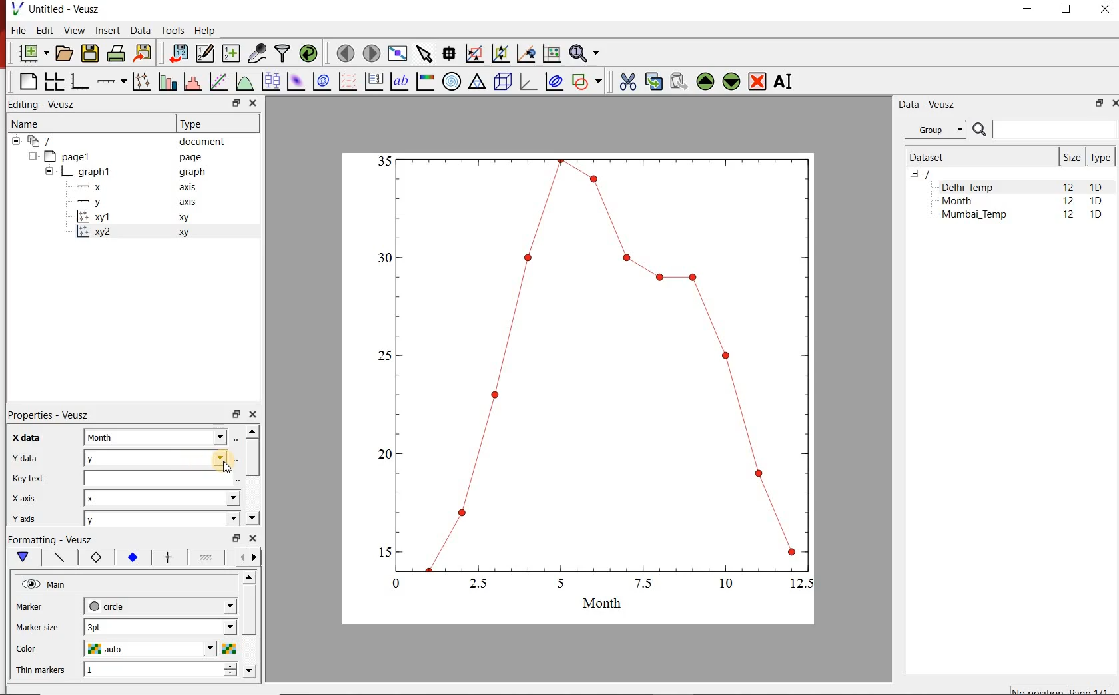  What do you see at coordinates (758, 81) in the screenshot?
I see `remove the selected widgets` at bounding box center [758, 81].